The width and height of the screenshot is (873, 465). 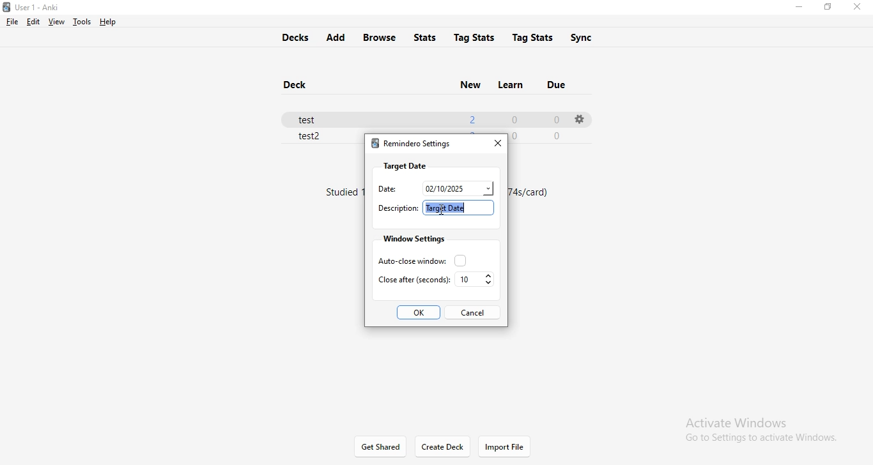 What do you see at coordinates (555, 120) in the screenshot?
I see `0` at bounding box center [555, 120].